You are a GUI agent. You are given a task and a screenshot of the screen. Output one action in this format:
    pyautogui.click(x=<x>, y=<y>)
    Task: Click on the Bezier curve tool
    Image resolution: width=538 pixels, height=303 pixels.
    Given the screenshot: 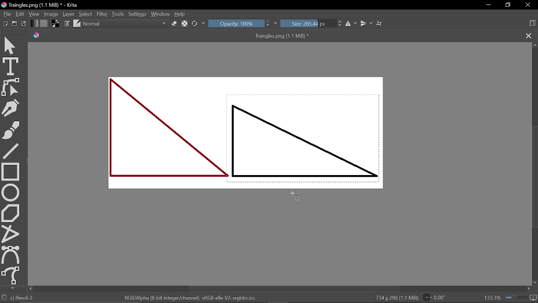 What is the action you would take?
    pyautogui.click(x=11, y=254)
    